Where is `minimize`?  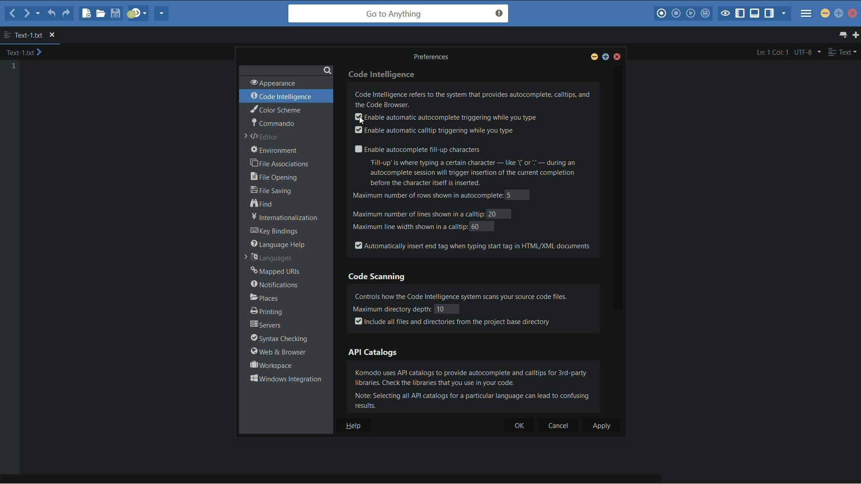 minimize is located at coordinates (825, 13).